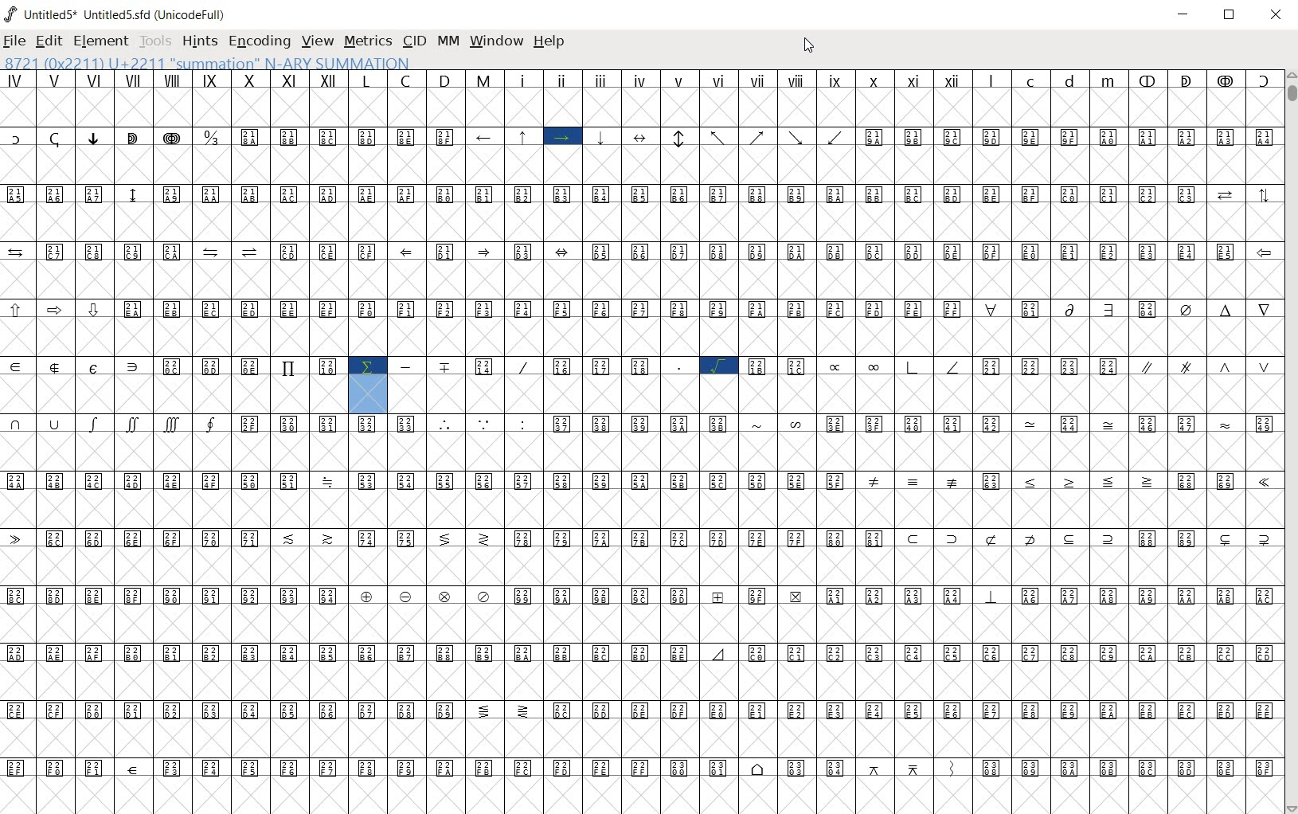 This screenshot has width=1298, height=814. Describe the element at coordinates (641, 482) in the screenshot. I see `special symbols` at that location.